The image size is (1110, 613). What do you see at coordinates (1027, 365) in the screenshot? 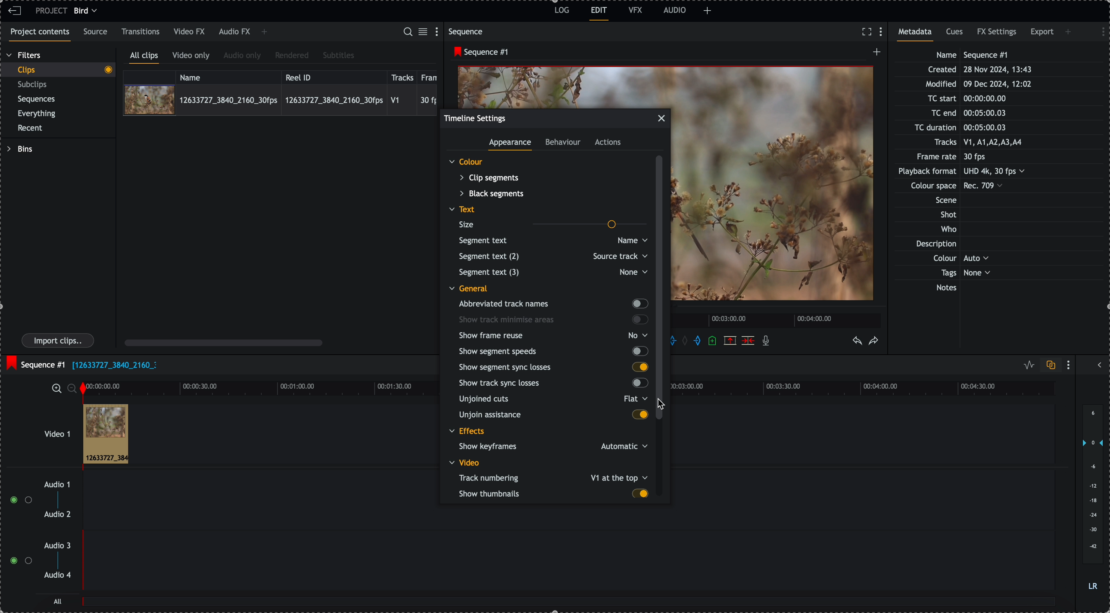
I see `toggle audio levels editing` at bounding box center [1027, 365].